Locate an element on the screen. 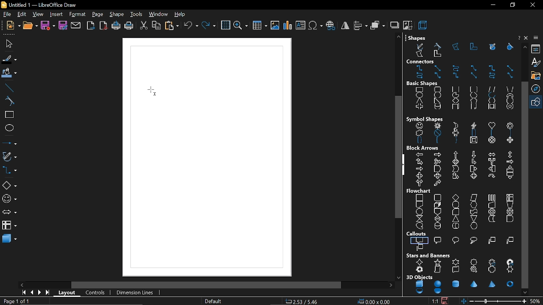 The image size is (543, 305). 4 way arrow is located at coordinates (456, 162).